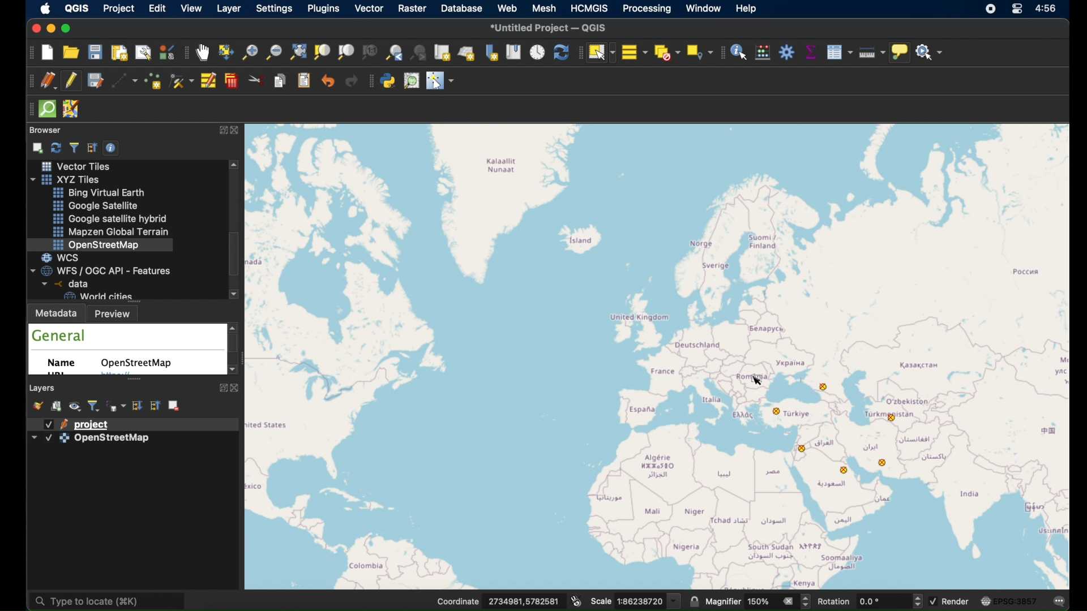  What do you see at coordinates (43, 388) in the screenshot?
I see `layers` at bounding box center [43, 388].